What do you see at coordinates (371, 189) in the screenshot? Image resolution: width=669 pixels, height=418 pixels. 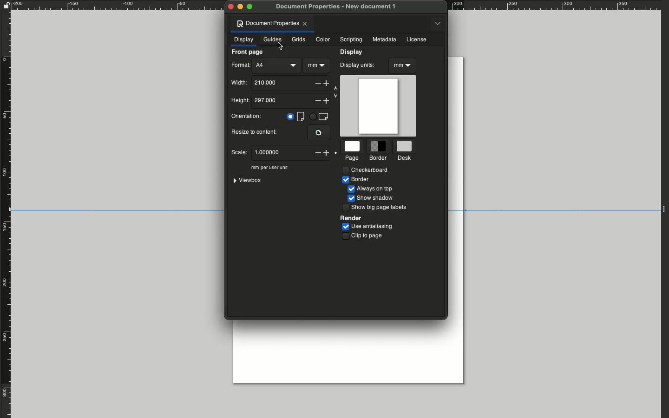 I see `Always on top` at bounding box center [371, 189].